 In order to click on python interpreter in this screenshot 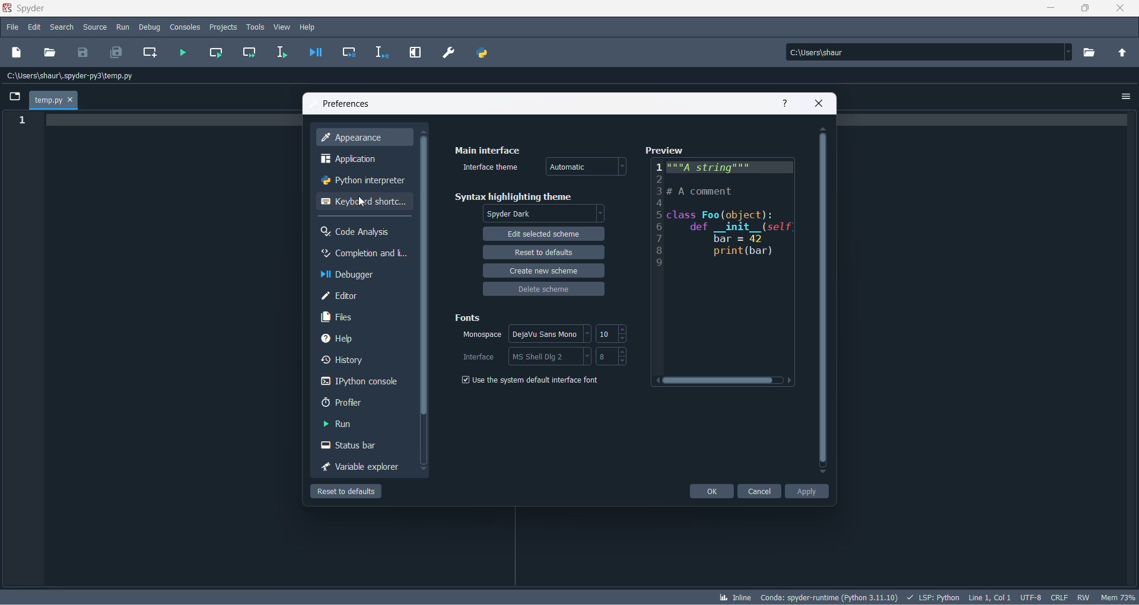, I will do `click(365, 181)`.